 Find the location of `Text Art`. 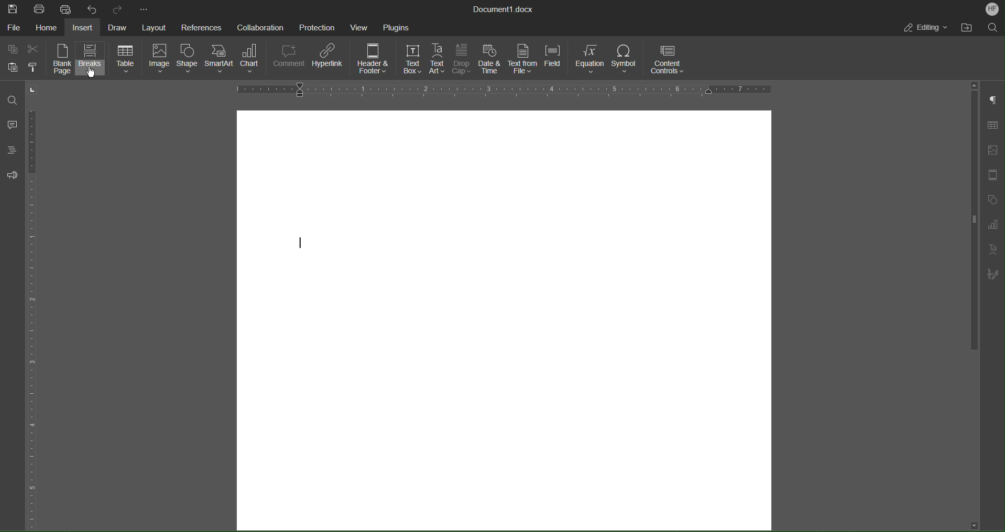

Text Art is located at coordinates (438, 60).